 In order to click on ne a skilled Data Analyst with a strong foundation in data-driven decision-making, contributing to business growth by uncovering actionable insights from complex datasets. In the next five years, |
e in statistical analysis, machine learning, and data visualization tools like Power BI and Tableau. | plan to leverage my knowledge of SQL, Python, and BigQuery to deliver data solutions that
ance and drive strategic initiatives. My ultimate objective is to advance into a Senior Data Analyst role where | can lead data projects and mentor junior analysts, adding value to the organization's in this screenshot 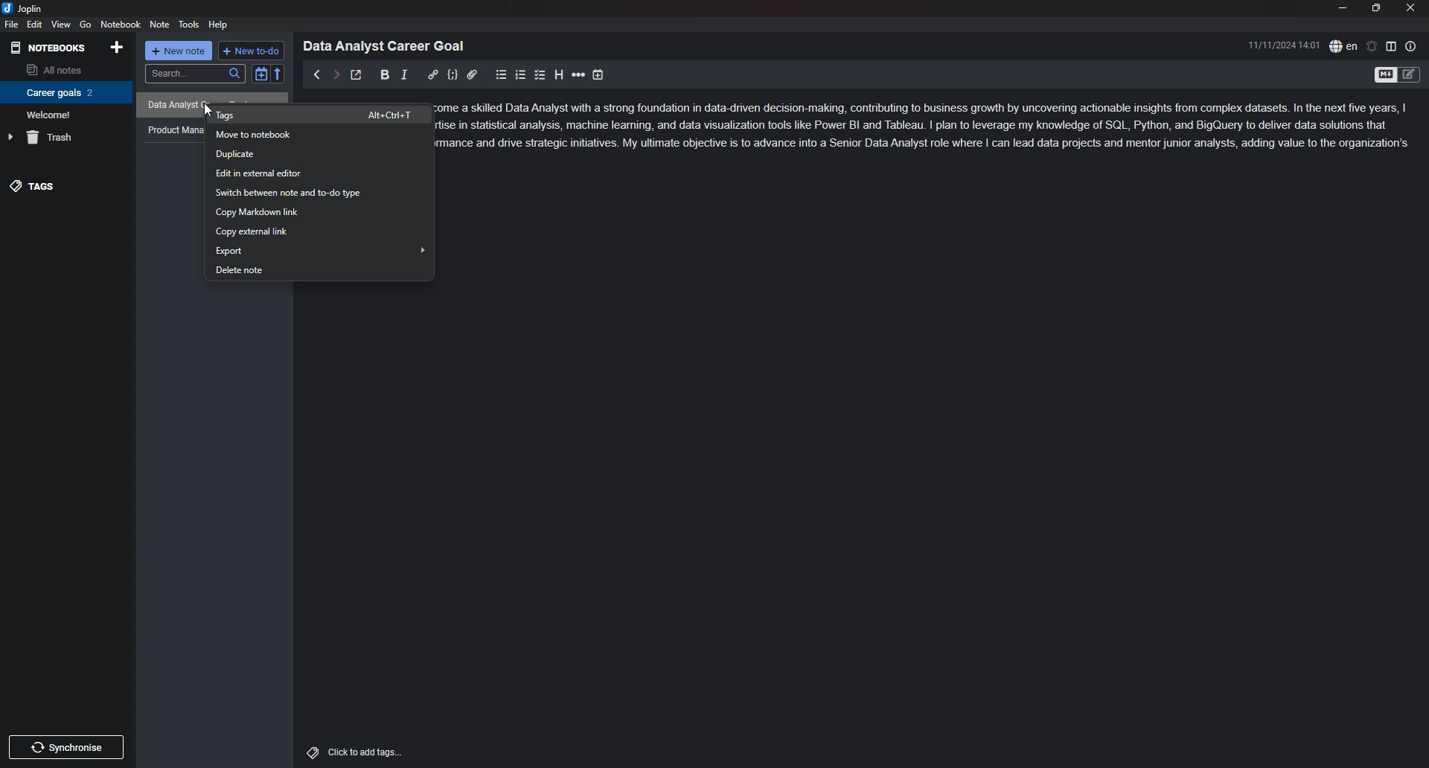, I will do `click(933, 128)`.